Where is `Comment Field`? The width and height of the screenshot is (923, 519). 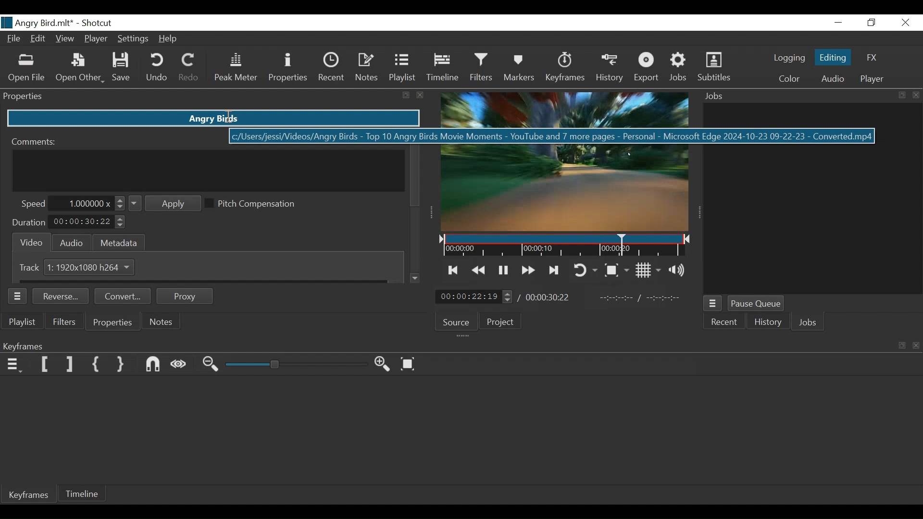
Comment Field is located at coordinates (209, 171).